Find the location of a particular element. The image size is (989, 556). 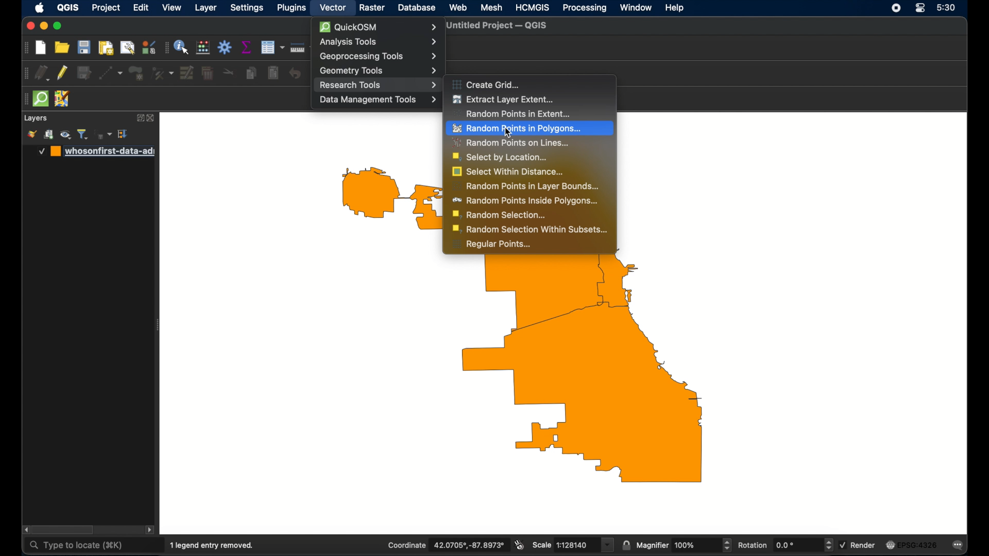

extract layer extent is located at coordinates (504, 99).